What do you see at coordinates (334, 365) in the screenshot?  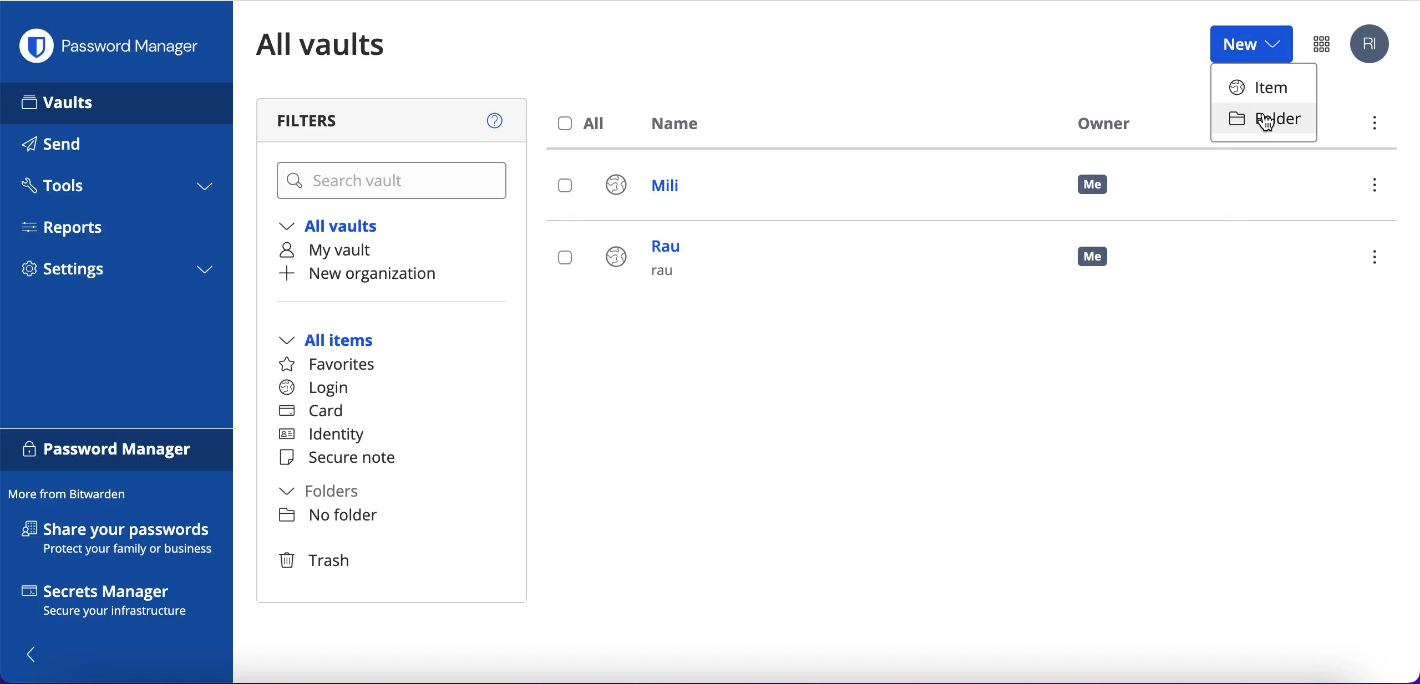 I see `favorites` at bounding box center [334, 365].